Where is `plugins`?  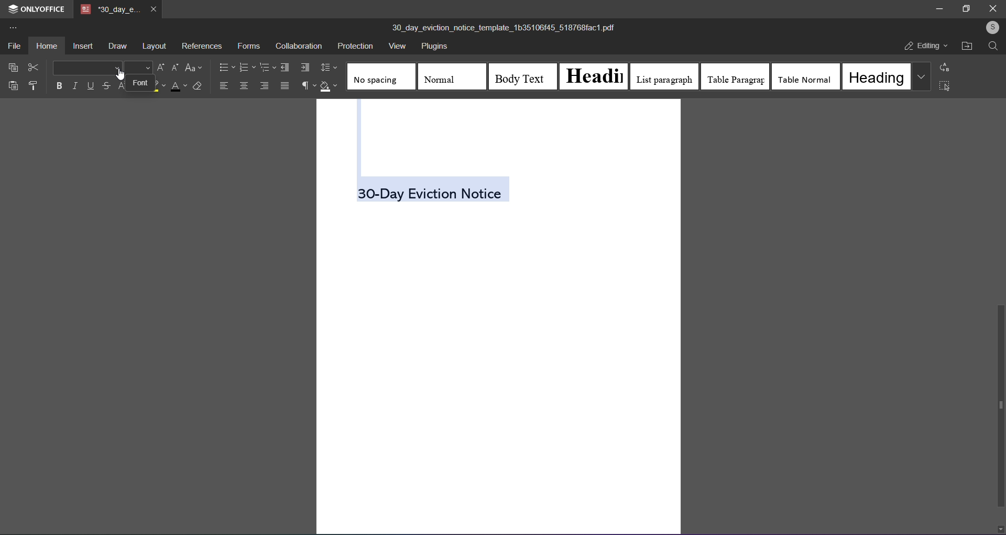
plugins is located at coordinates (432, 48).